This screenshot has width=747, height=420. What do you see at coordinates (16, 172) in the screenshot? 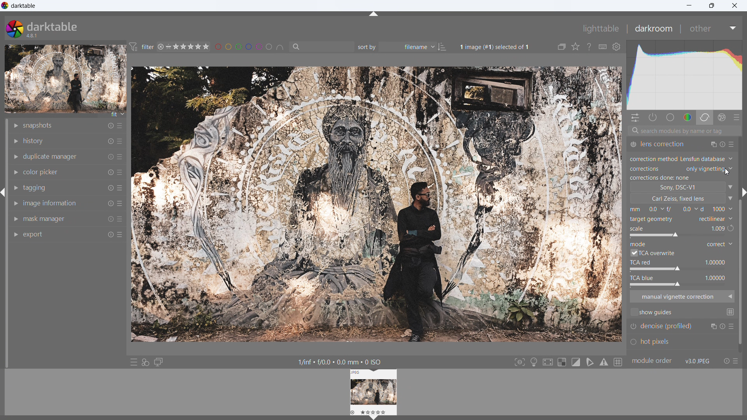
I see `show module` at bounding box center [16, 172].